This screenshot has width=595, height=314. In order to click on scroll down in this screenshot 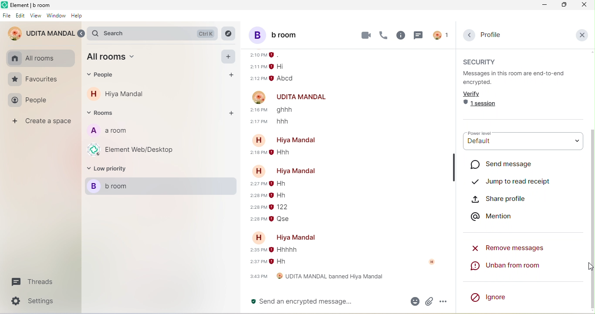, I will do `click(591, 312)`.